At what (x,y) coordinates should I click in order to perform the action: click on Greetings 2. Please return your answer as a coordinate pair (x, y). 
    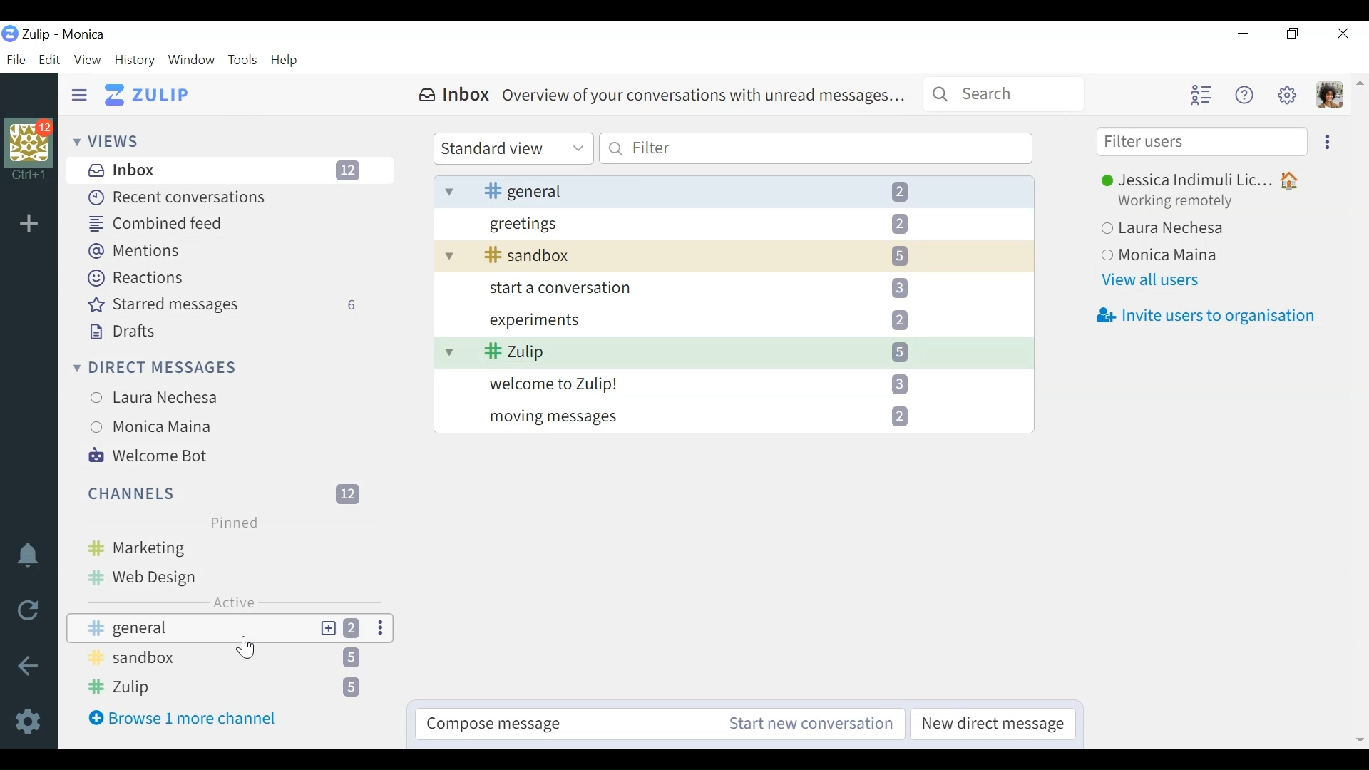
    Looking at the image, I should click on (734, 223).